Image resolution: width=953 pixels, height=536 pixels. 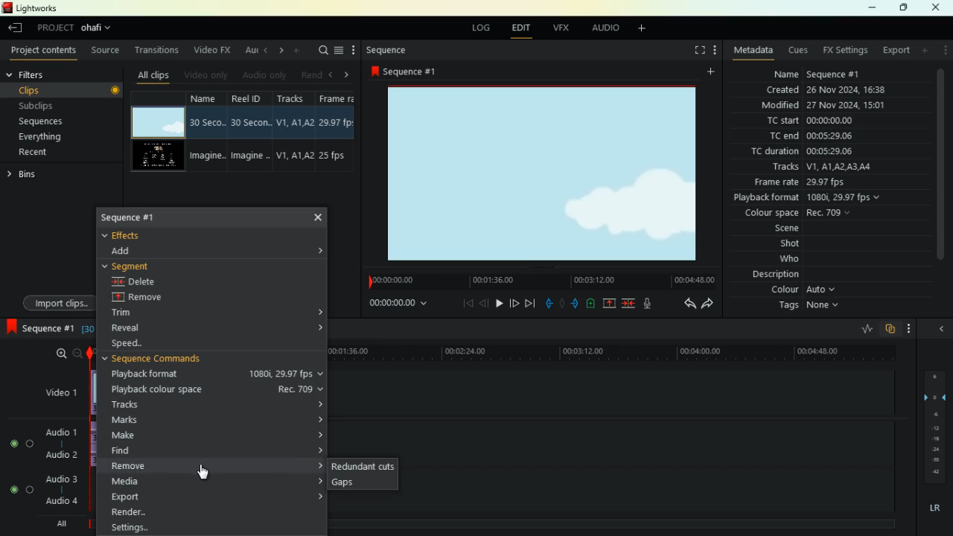 What do you see at coordinates (60, 479) in the screenshot?
I see `audio 3` at bounding box center [60, 479].